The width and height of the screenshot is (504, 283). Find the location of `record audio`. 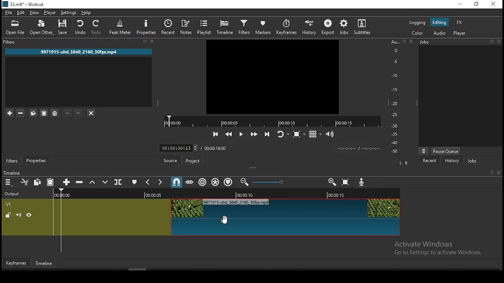

record audio is located at coordinates (363, 184).